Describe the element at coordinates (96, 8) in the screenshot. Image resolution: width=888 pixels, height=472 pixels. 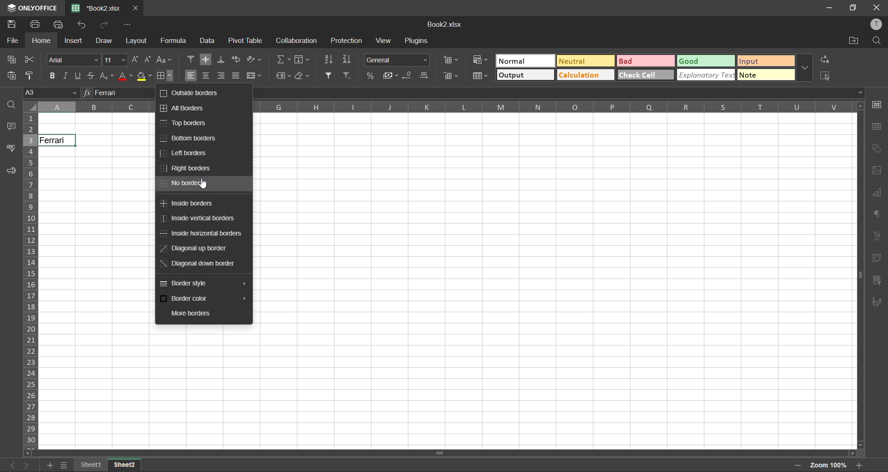
I see `file name` at that location.